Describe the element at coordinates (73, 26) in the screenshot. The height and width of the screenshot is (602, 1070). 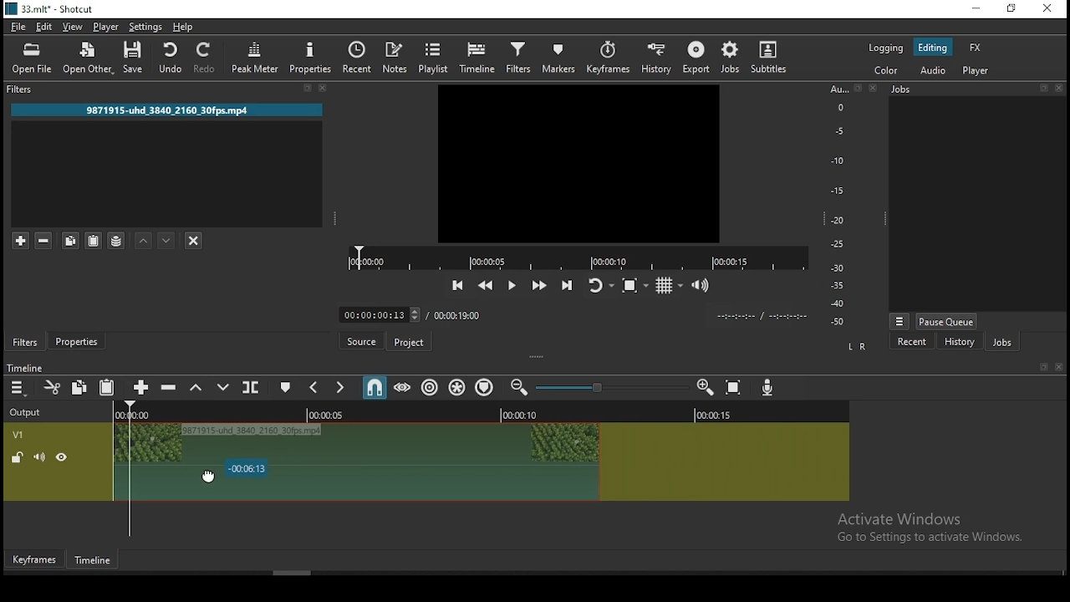
I see `view` at that location.